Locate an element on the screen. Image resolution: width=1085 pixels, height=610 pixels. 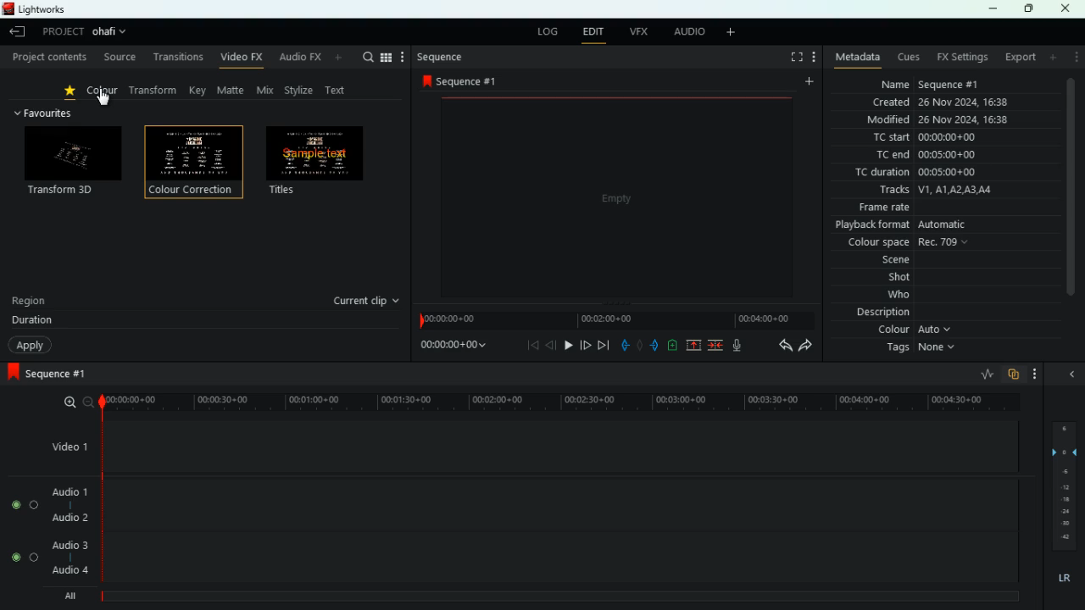
matte is located at coordinates (232, 91).